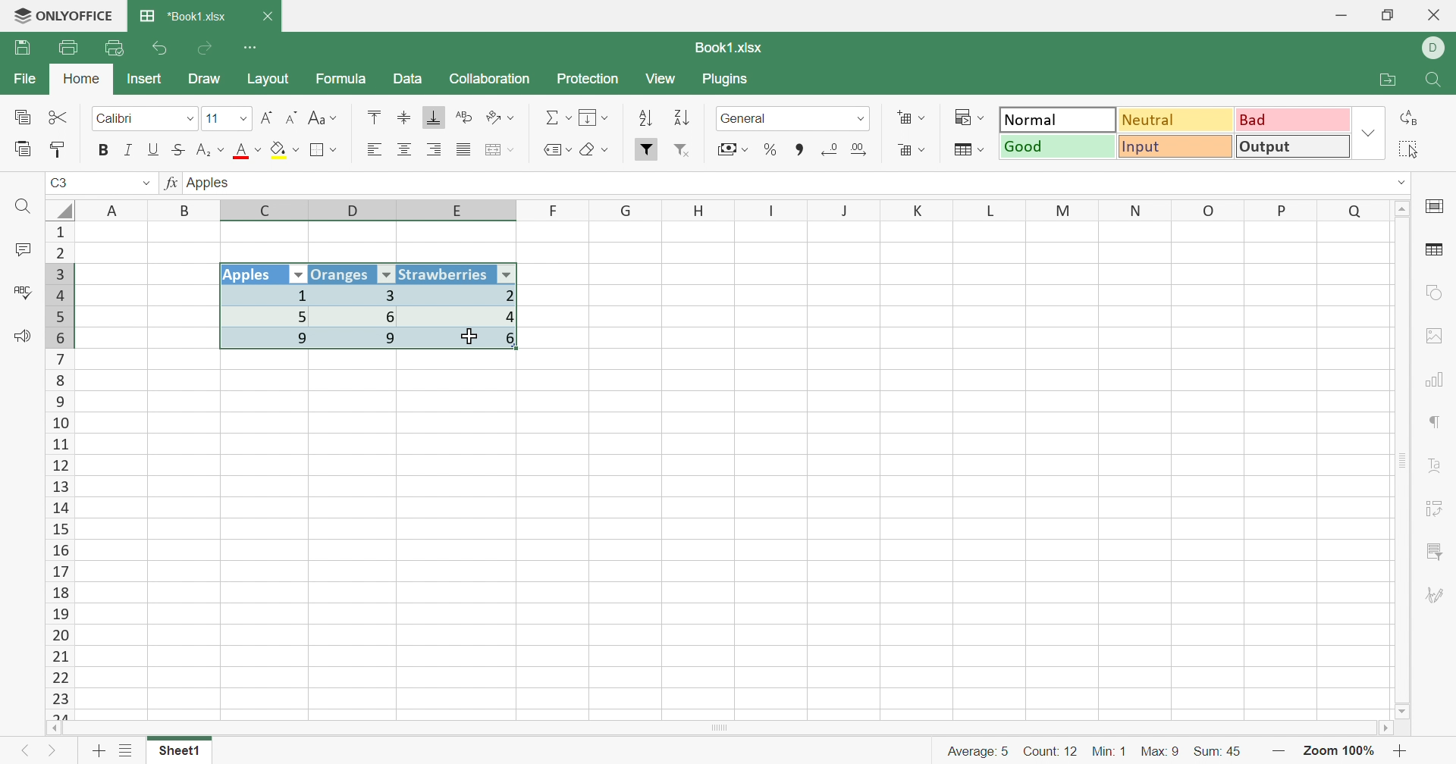 The width and height of the screenshot is (1456, 764). Describe the element at coordinates (627, 210) in the screenshot. I see `G` at that location.